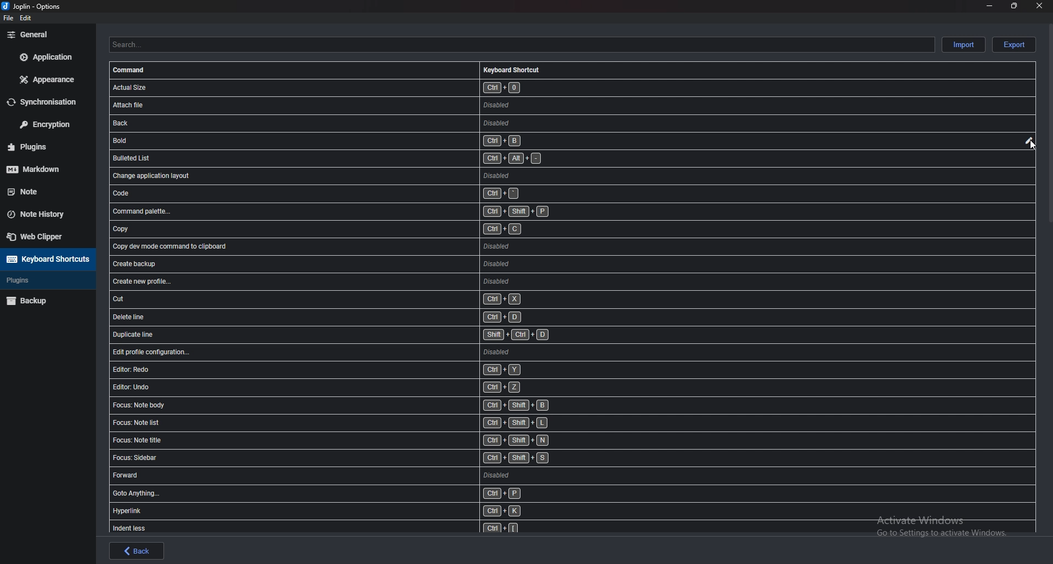  What do you see at coordinates (964, 45) in the screenshot?
I see `Import` at bounding box center [964, 45].